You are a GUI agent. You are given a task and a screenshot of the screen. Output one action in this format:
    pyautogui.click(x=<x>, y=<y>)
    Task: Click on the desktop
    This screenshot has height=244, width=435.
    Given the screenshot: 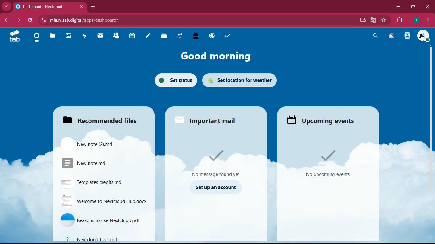 What is the action you would take?
    pyautogui.click(x=363, y=20)
    